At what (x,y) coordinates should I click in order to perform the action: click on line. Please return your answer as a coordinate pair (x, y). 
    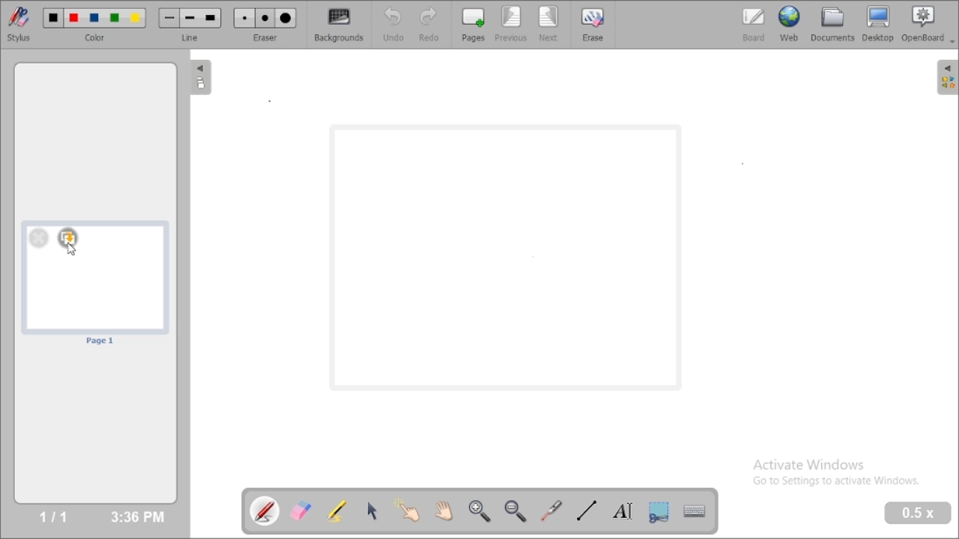
    Looking at the image, I should click on (192, 37).